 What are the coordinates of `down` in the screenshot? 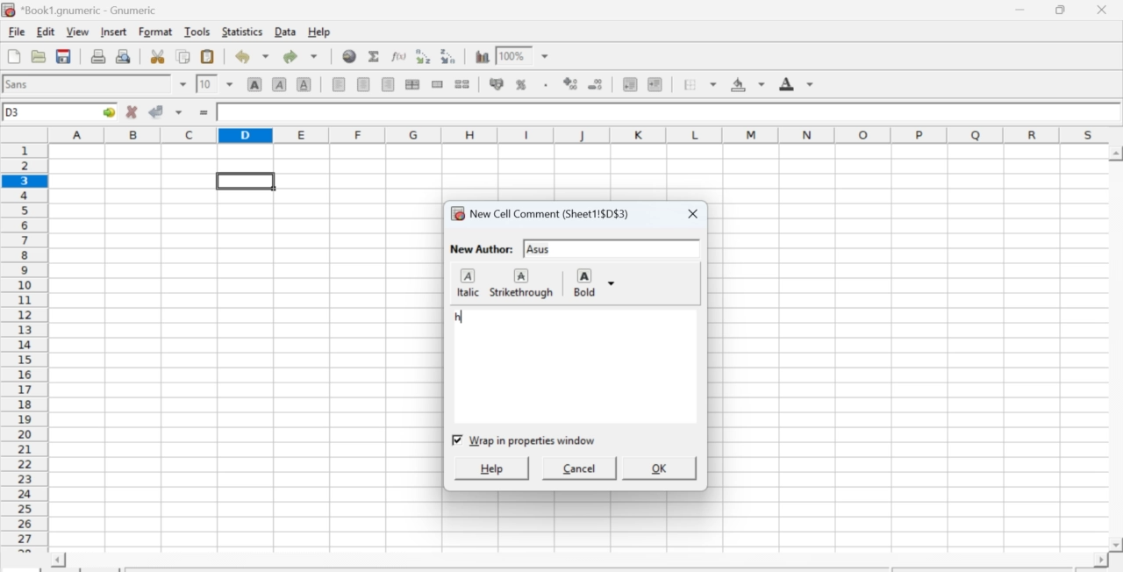 It's located at (182, 84).